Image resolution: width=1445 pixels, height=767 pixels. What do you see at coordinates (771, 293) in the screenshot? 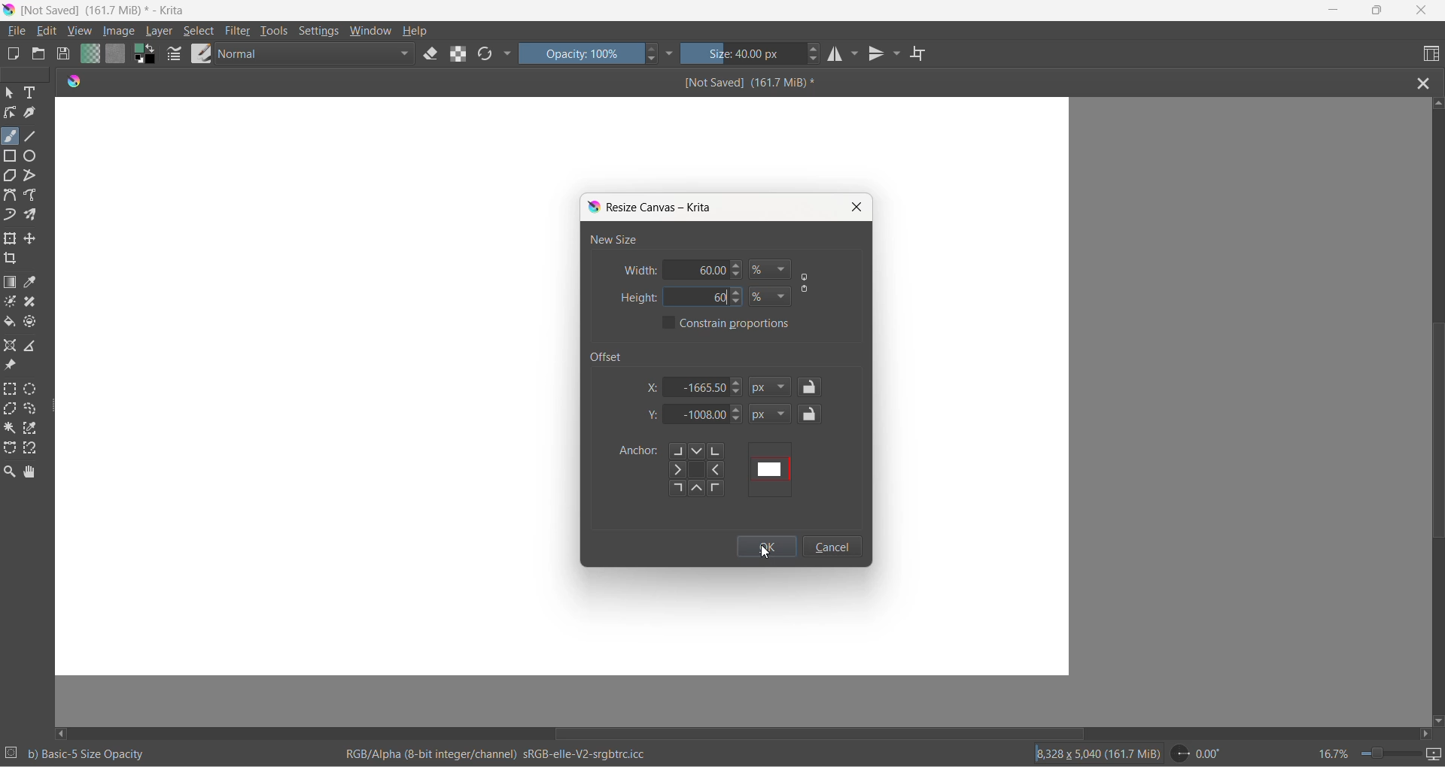
I see `height value type` at bounding box center [771, 293].